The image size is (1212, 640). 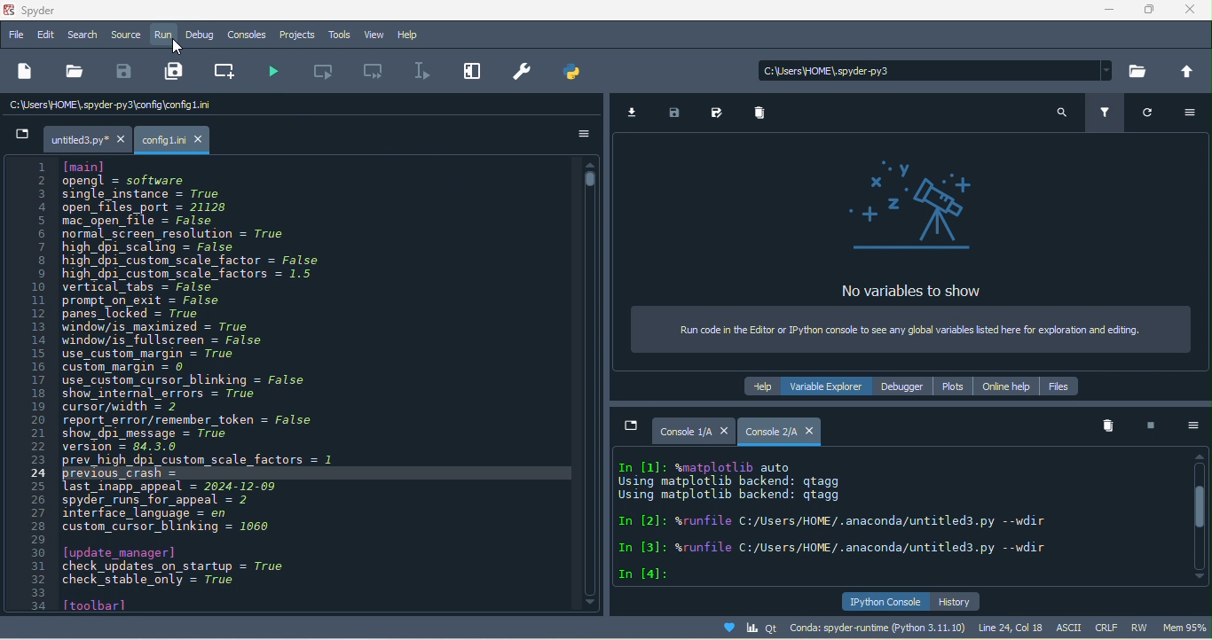 What do you see at coordinates (1058, 386) in the screenshot?
I see `files` at bounding box center [1058, 386].